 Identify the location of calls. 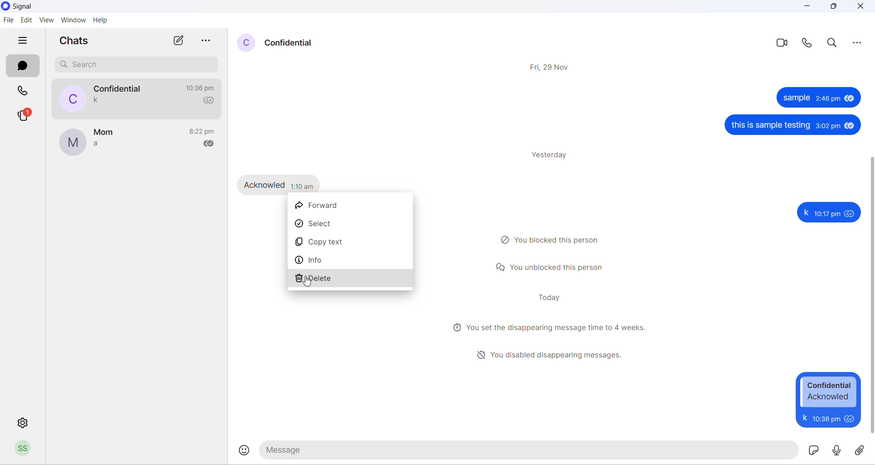
(26, 91).